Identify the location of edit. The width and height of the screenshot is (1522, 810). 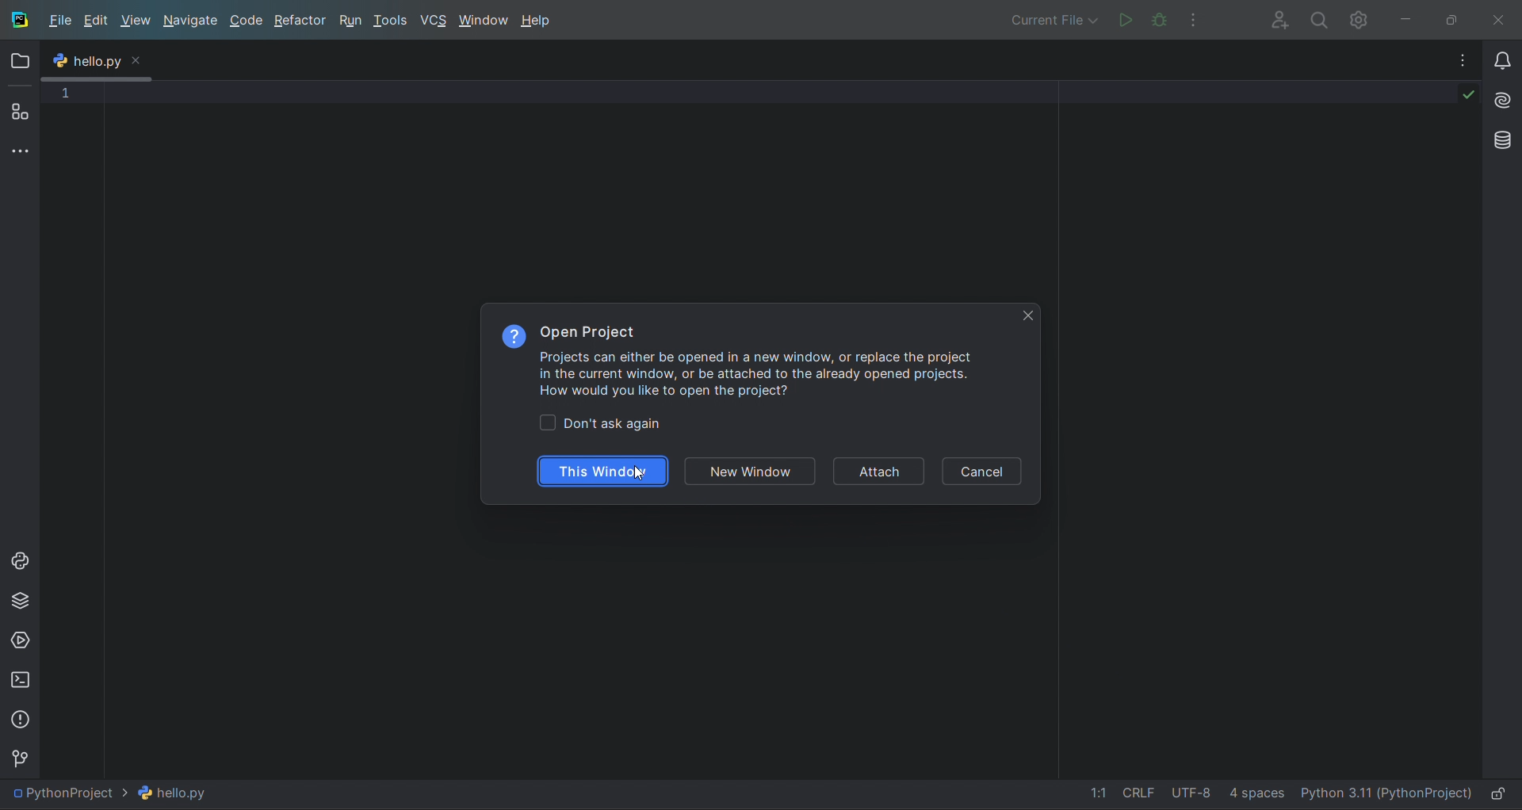
(98, 23).